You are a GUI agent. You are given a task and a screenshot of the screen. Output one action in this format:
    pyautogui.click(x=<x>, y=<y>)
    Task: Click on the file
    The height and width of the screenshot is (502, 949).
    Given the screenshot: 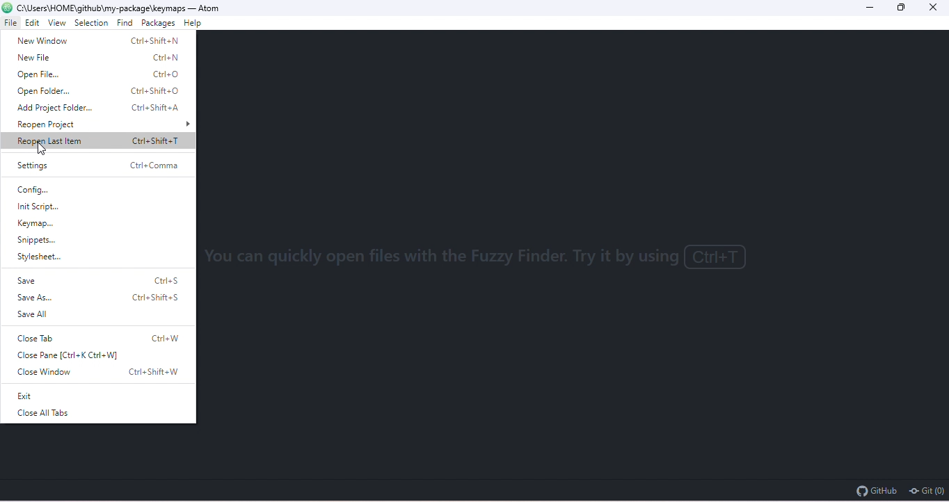 What is the action you would take?
    pyautogui.click(x=10, y=22)
    